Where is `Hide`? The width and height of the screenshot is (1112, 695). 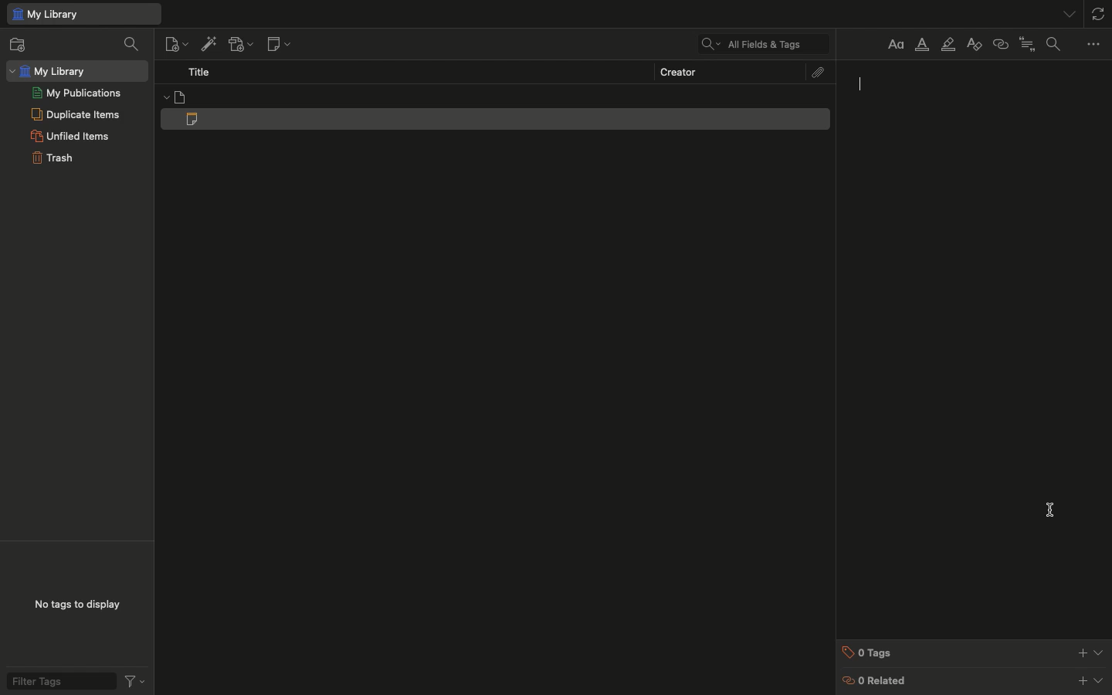
Hide is located at coordinates (1071, 13).